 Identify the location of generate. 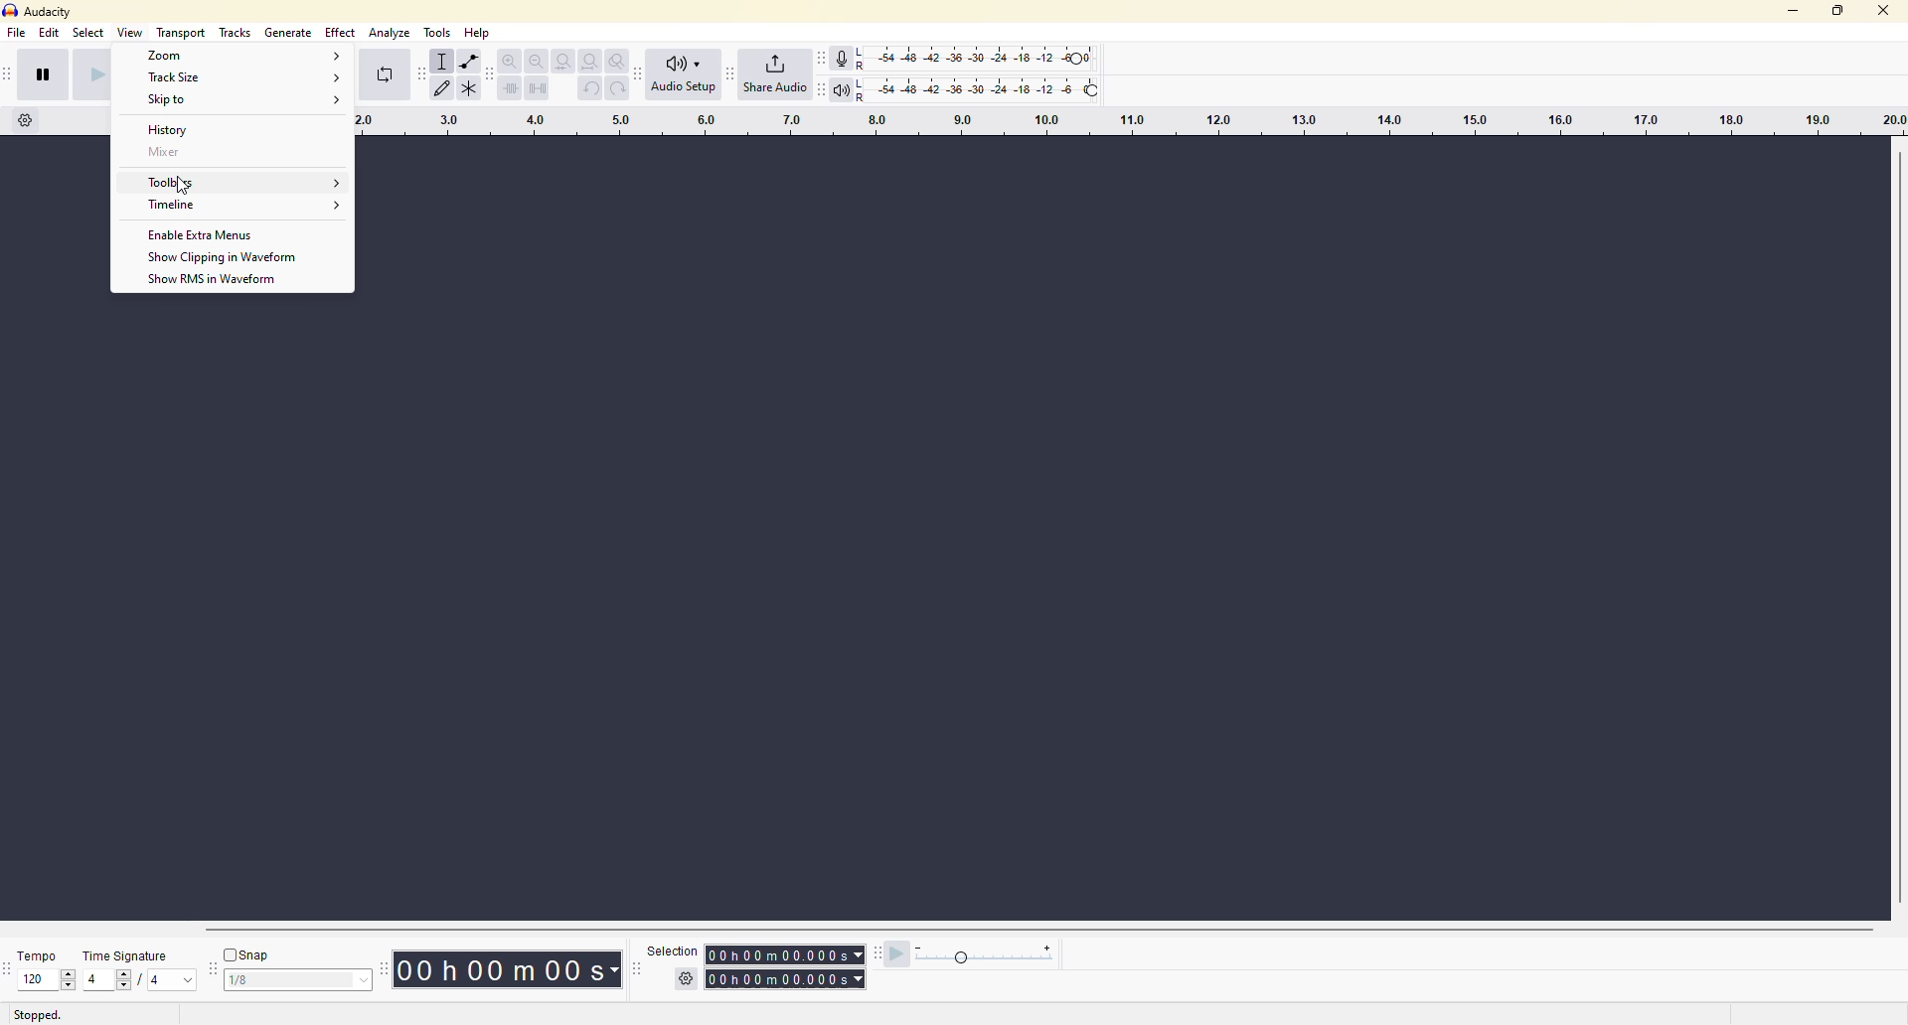
(288, 34).